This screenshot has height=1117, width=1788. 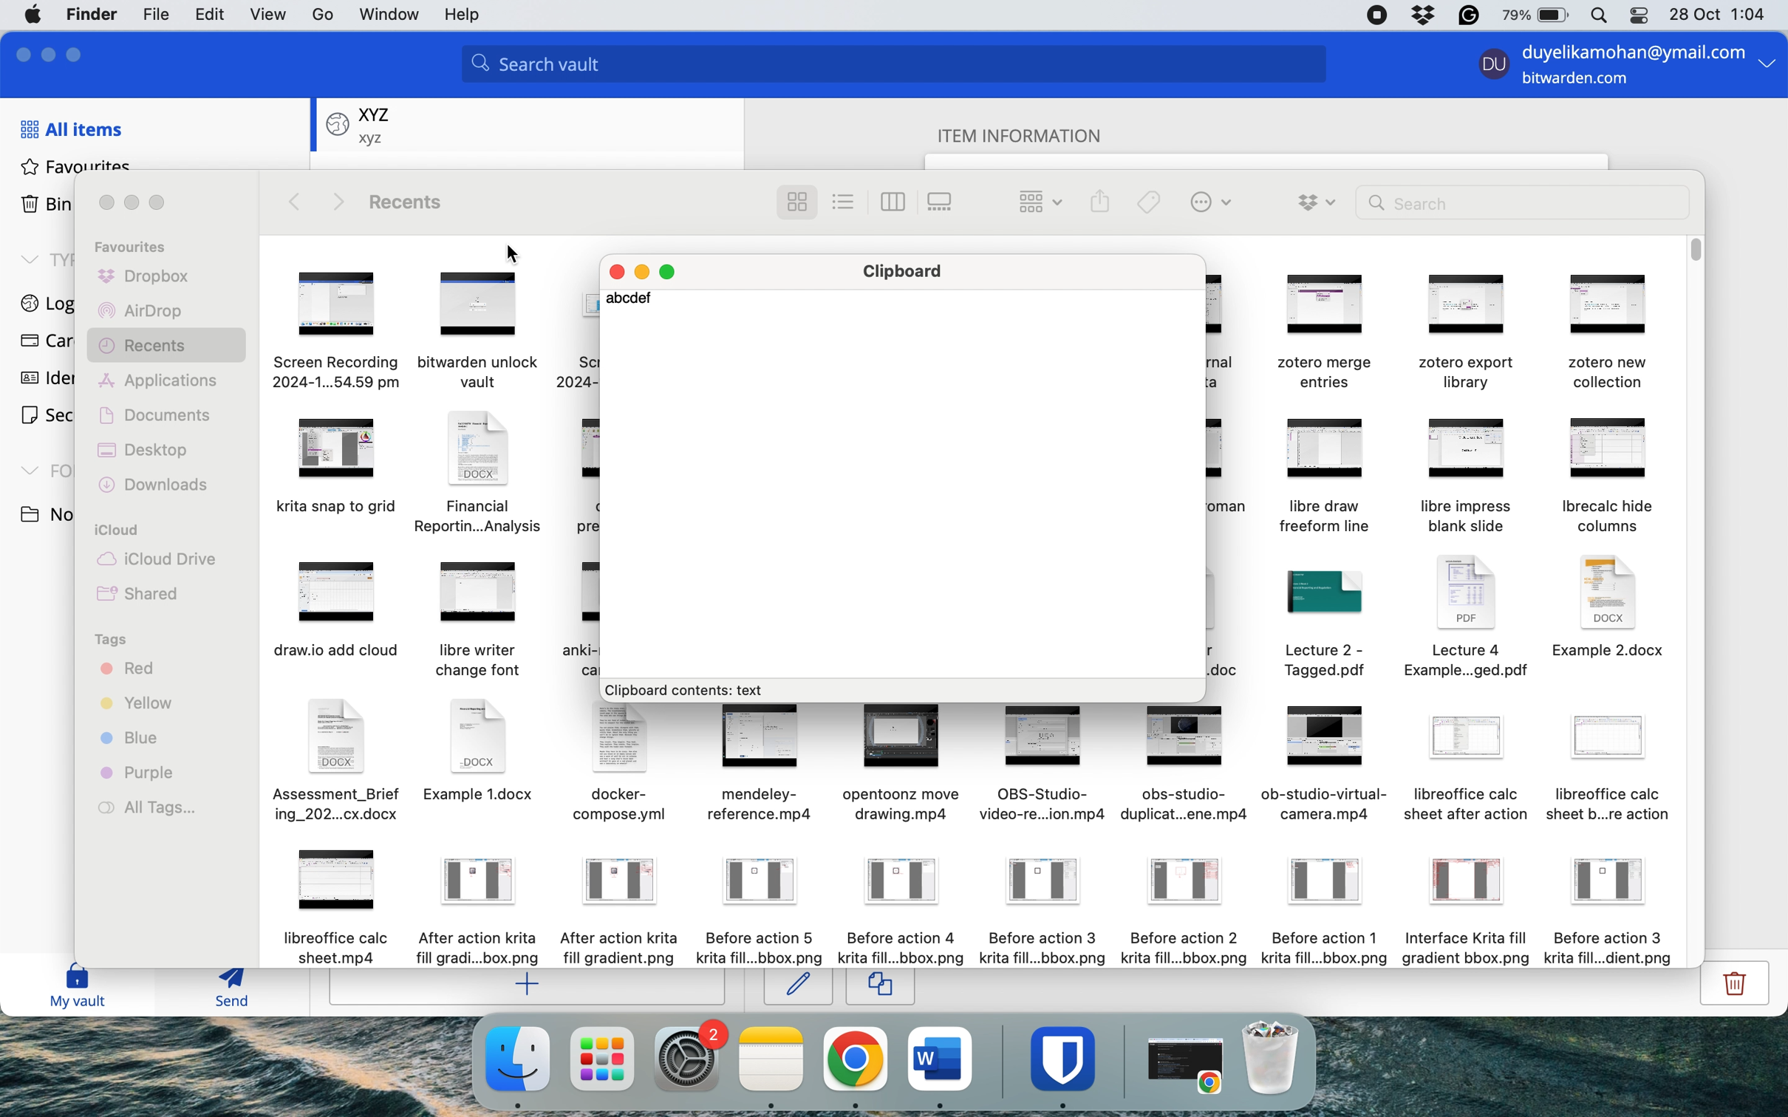 I want to click on minimise, so click(x=132, y=203).